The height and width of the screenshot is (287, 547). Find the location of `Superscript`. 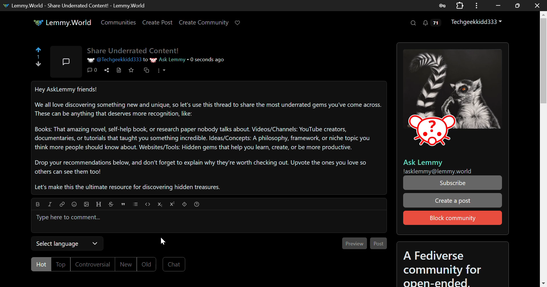

Superscript is located at coordinates (173, 205).